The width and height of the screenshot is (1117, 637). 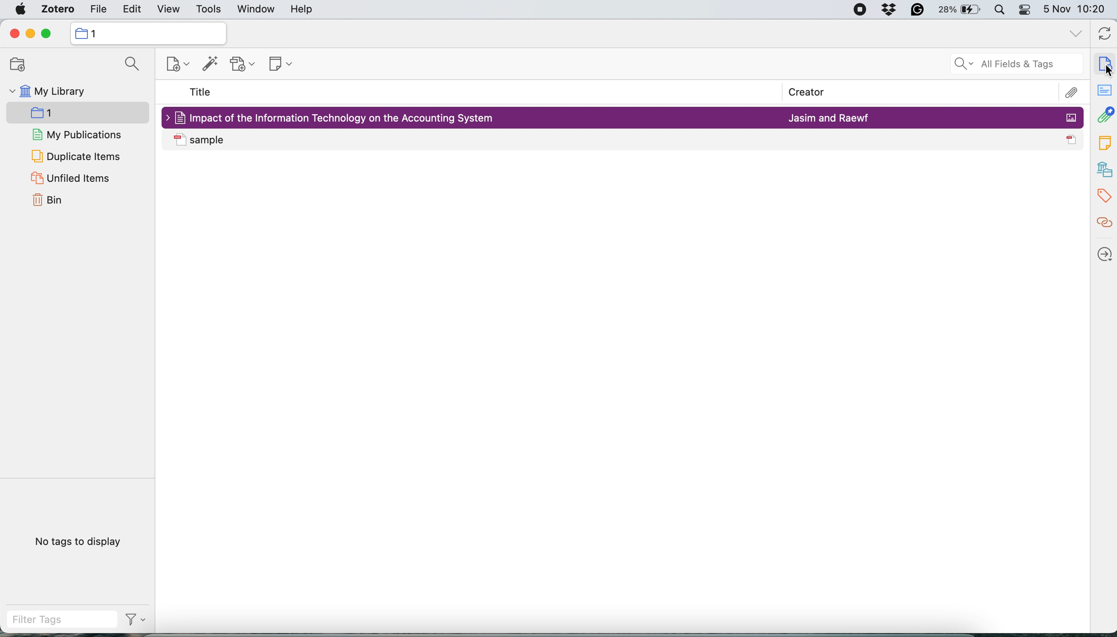 I want to click on view, so click(x=167, y=10).